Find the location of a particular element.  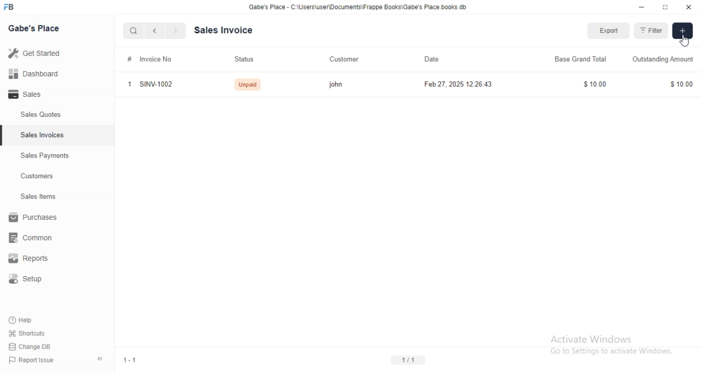

PP Report Issue. is located at coordinates (35, 362).